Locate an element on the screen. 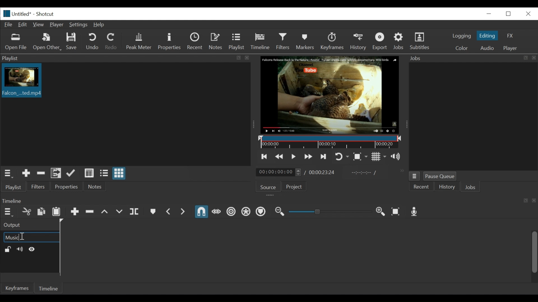  Timeline is located at coordinates (330, 142).